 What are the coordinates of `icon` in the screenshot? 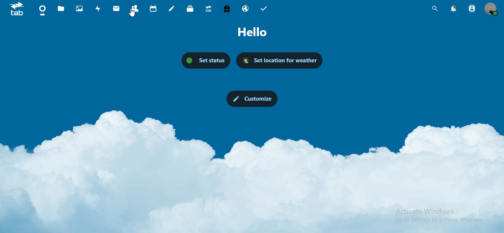 It's located at (17, 10).